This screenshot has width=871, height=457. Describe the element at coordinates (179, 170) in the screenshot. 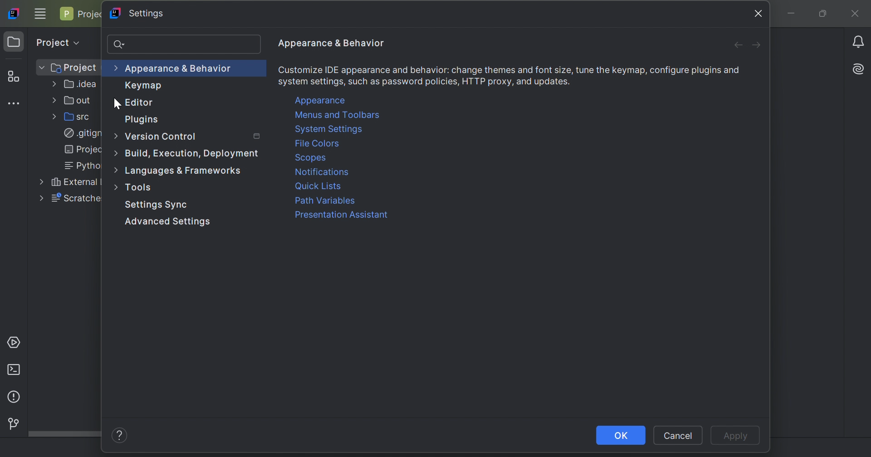

I see `Languages & Frameworks` at that location.